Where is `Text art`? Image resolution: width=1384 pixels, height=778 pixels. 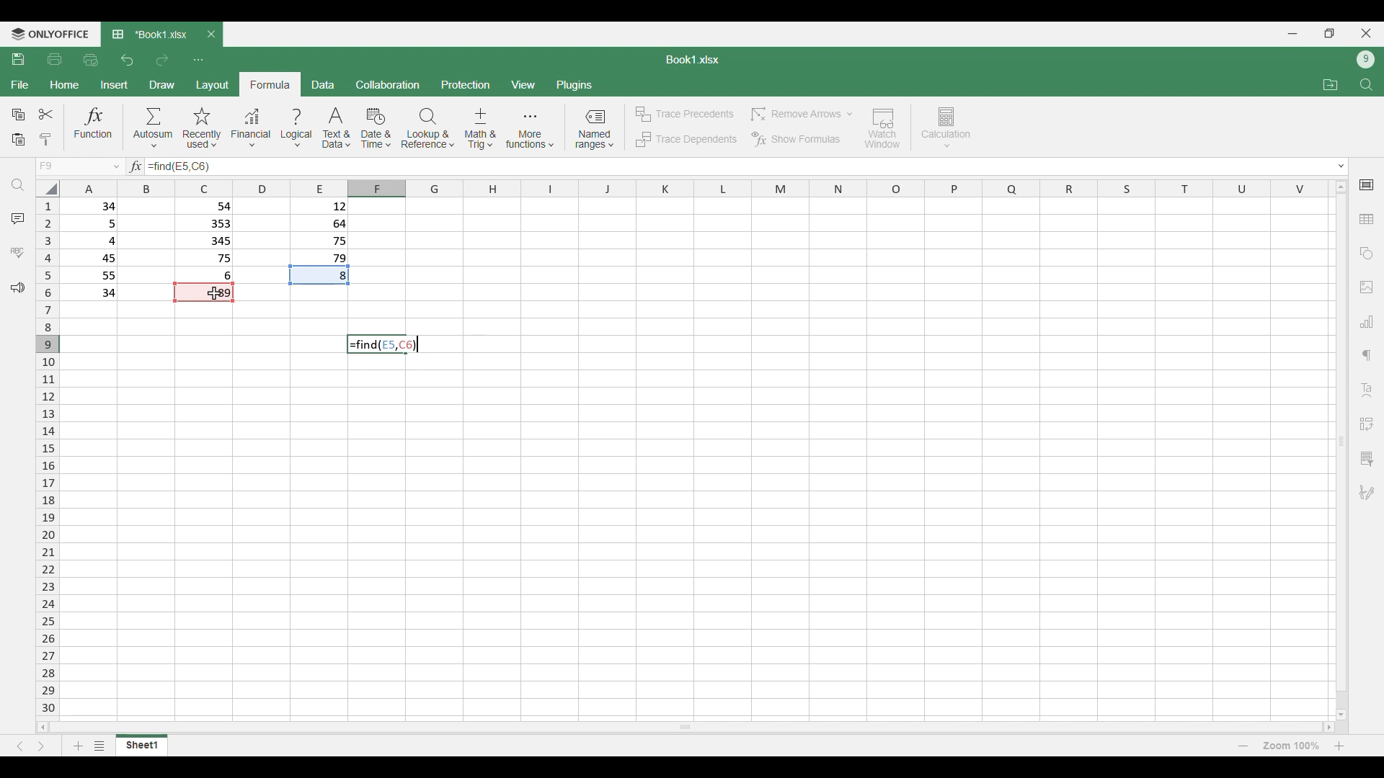
Text art is located at coordinates (1366, 390).